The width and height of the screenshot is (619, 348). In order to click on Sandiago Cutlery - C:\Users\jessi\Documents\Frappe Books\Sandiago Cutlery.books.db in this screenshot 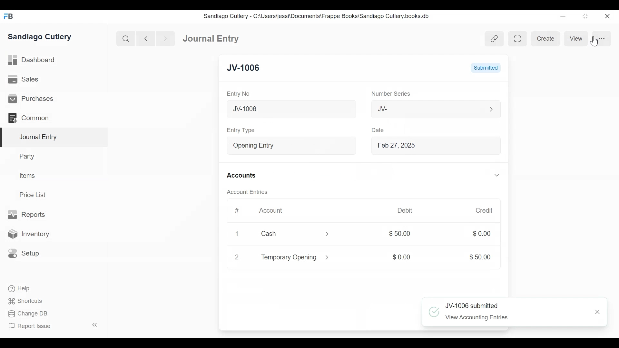, I will do `click(317, 16)`.